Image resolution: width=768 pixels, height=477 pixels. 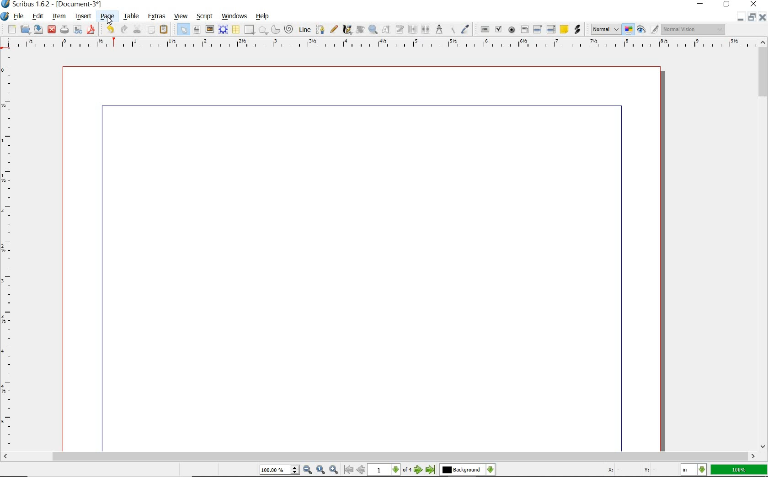 What do you see at coordinates (304, 29) in the screenshot?
I see `line` at bounding box center [304, 29].